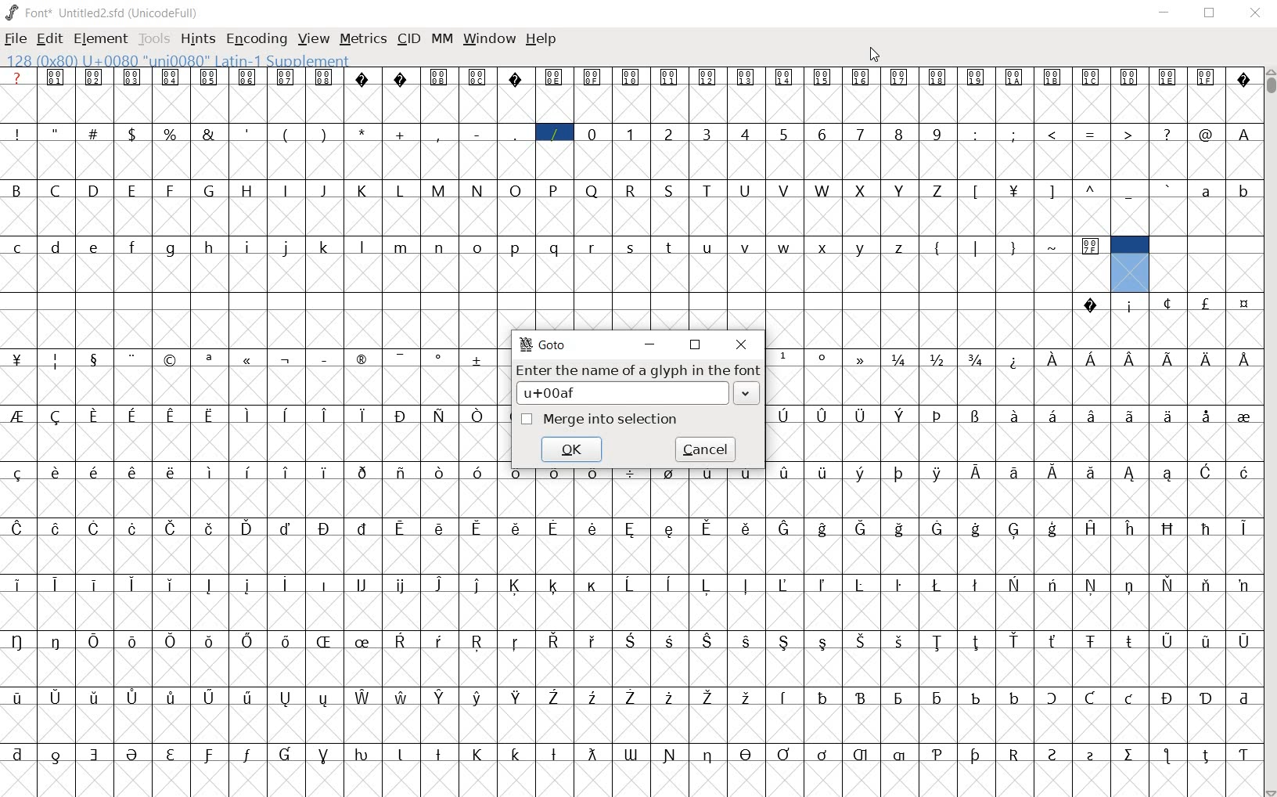  I want to click on Symbol, so click(58, 471).